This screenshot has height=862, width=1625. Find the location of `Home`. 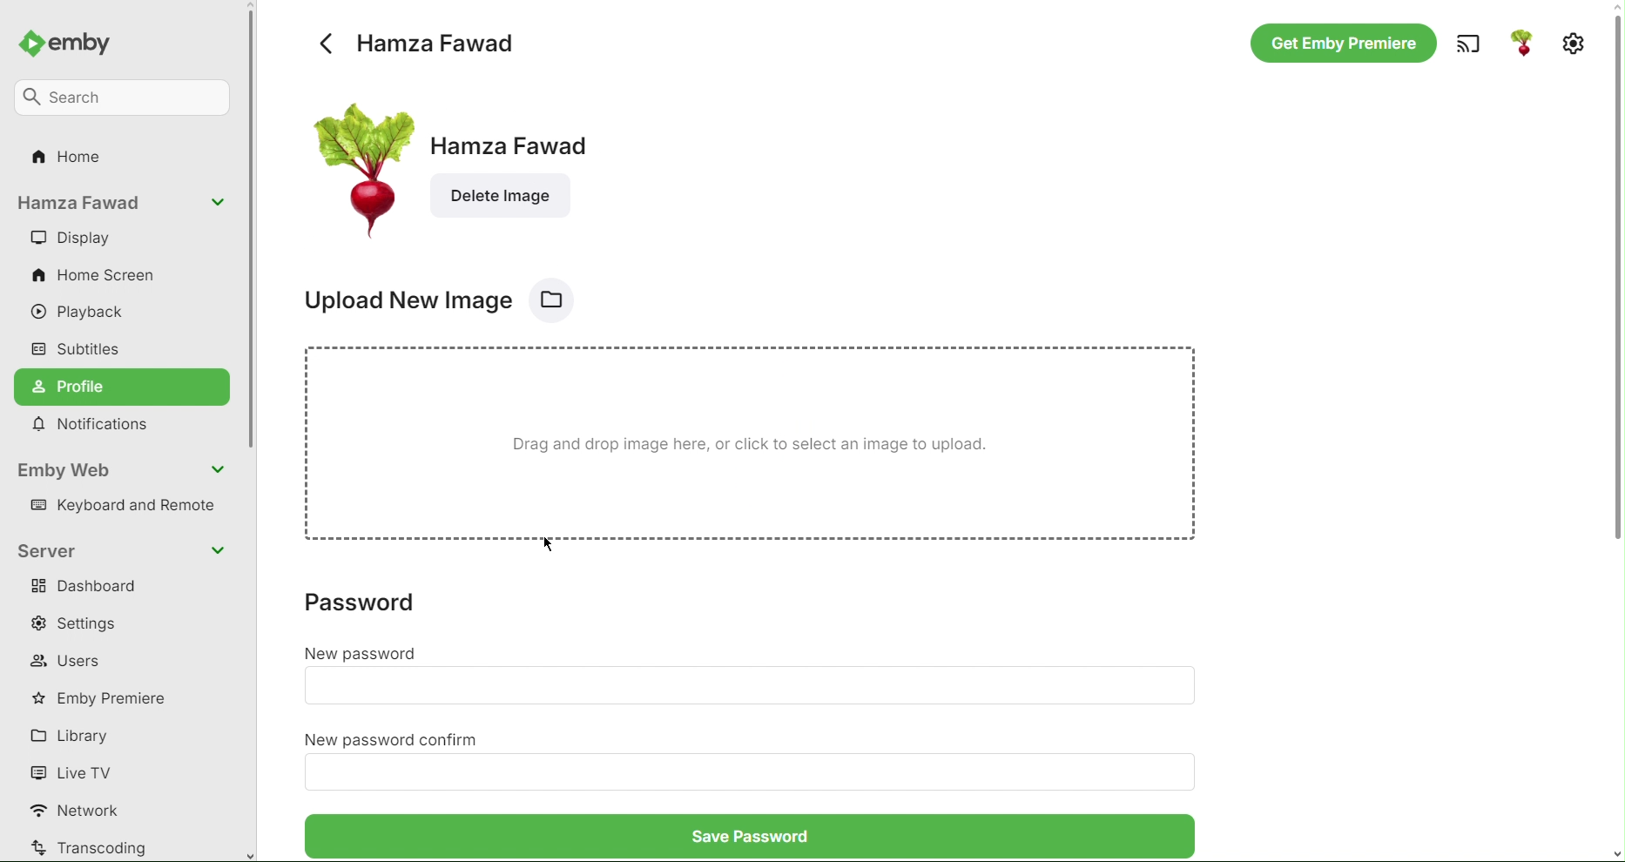

Home is located at coordinates (71, 161).